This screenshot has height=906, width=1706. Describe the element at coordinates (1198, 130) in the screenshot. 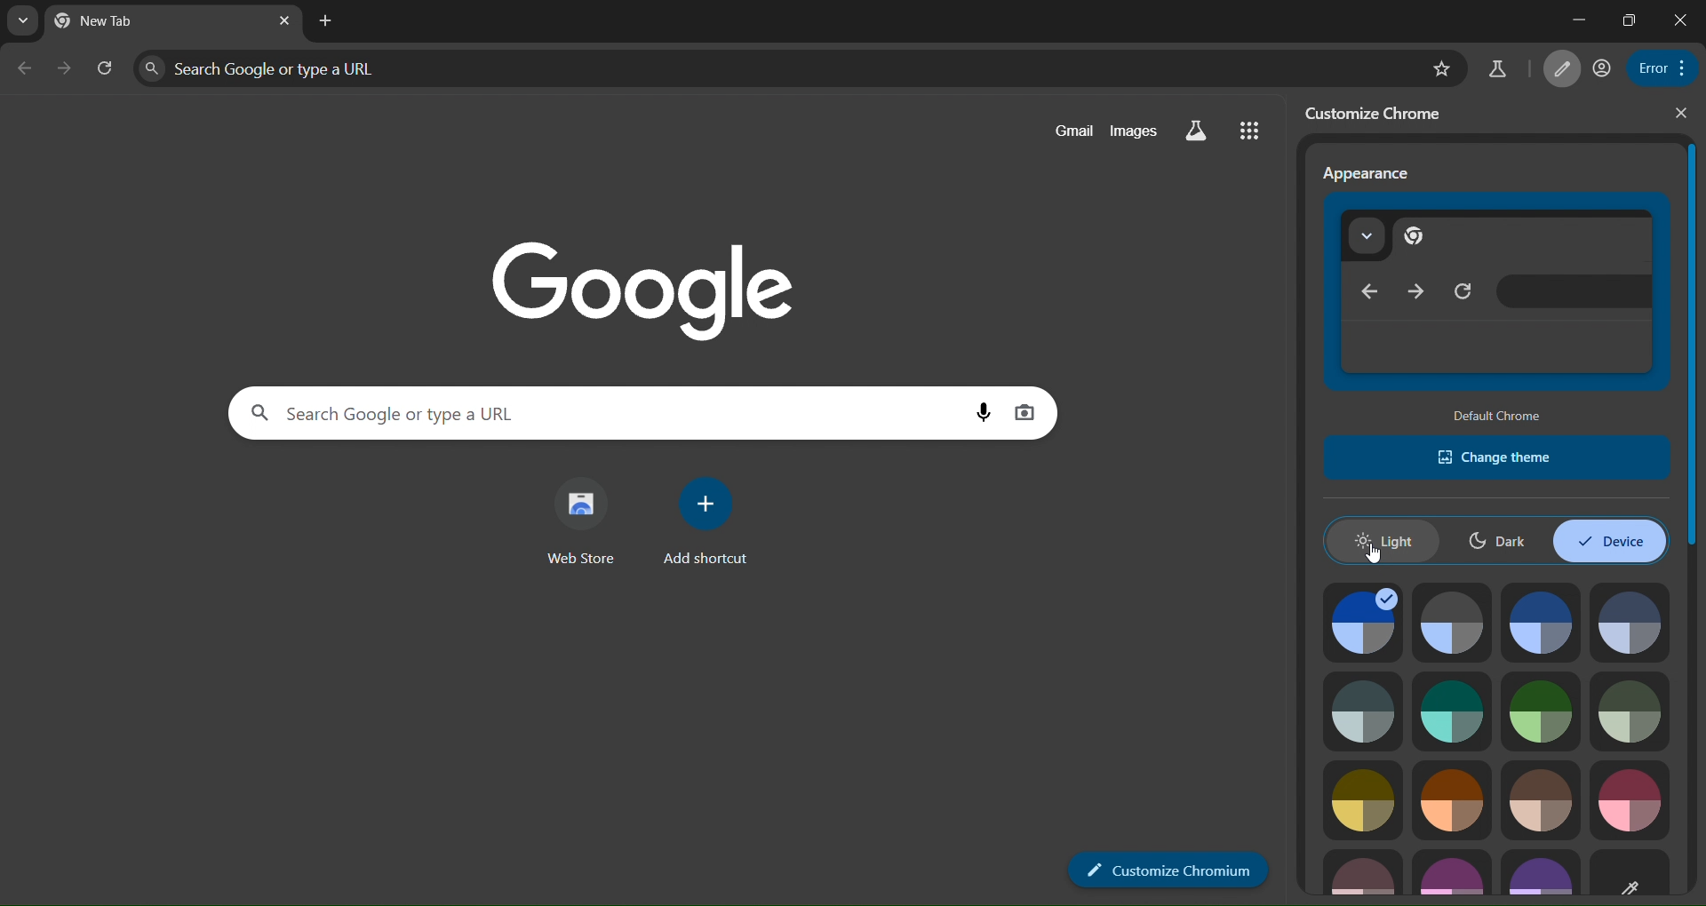

I see `search labs` at that location.